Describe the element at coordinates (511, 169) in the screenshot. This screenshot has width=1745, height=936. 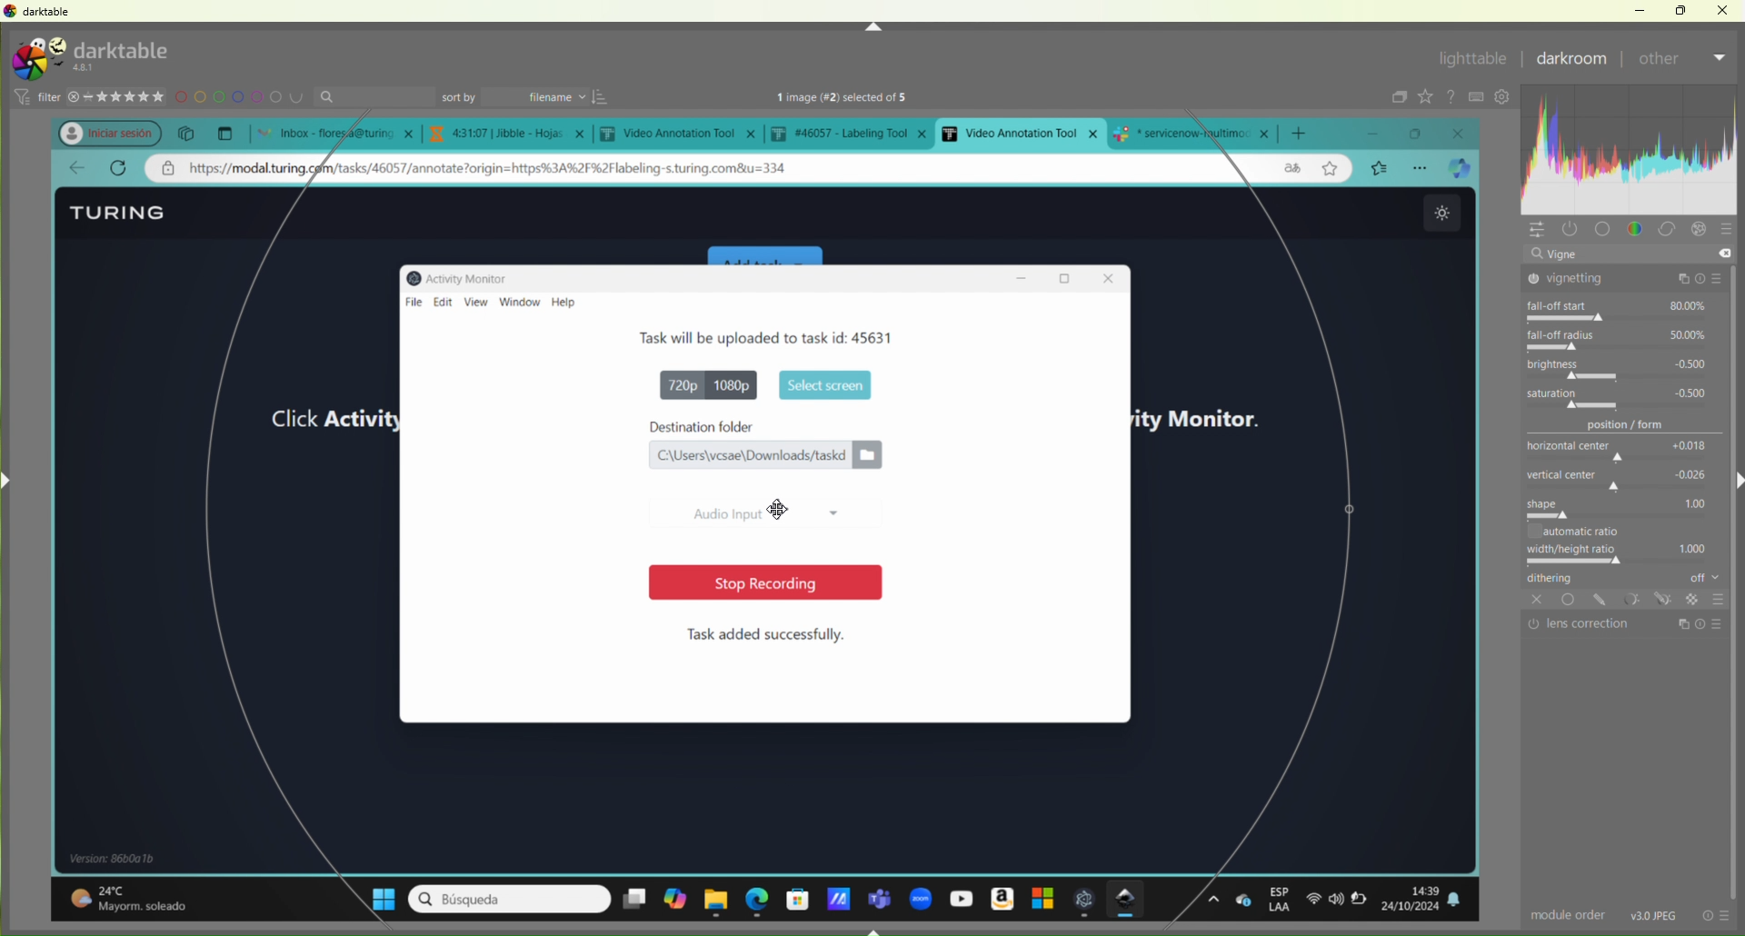
I see `web address` at that location.